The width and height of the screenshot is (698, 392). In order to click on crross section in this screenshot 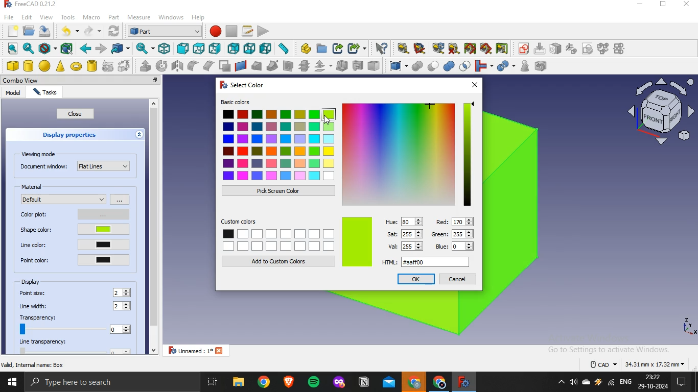, I will do `click(304, 65)`.